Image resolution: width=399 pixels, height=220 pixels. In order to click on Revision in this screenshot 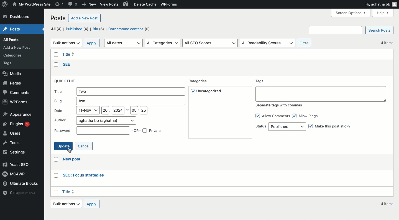, I will do `click(60, 5)`.